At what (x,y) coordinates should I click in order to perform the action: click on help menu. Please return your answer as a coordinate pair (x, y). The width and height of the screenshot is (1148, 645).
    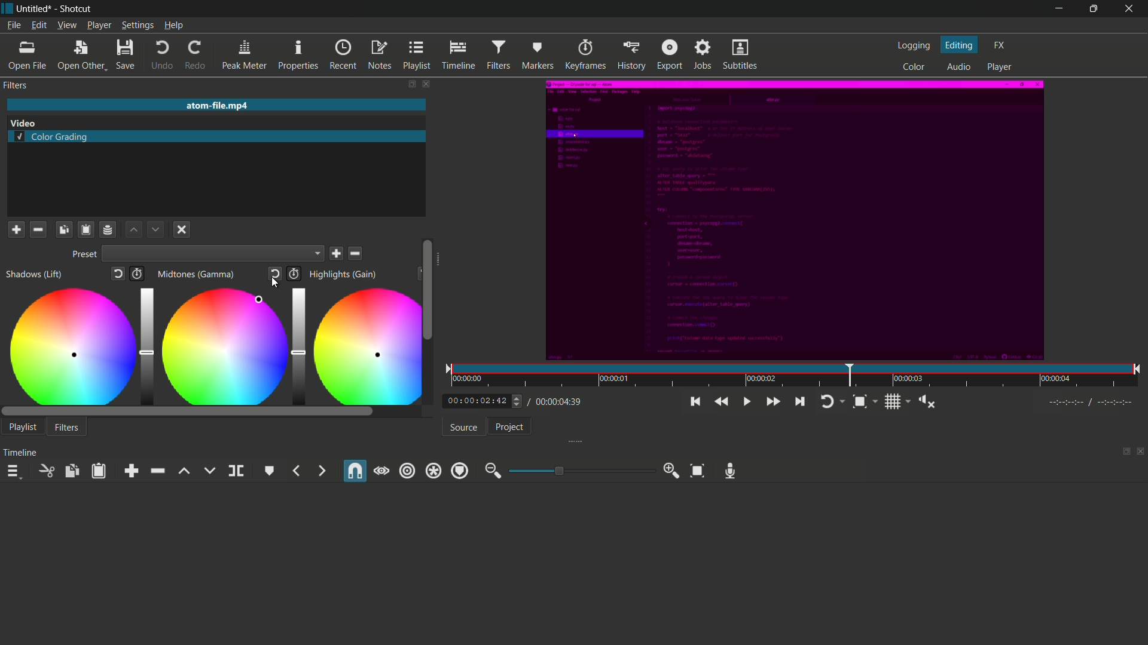
    Looking at the image, I should click on (174, 26).